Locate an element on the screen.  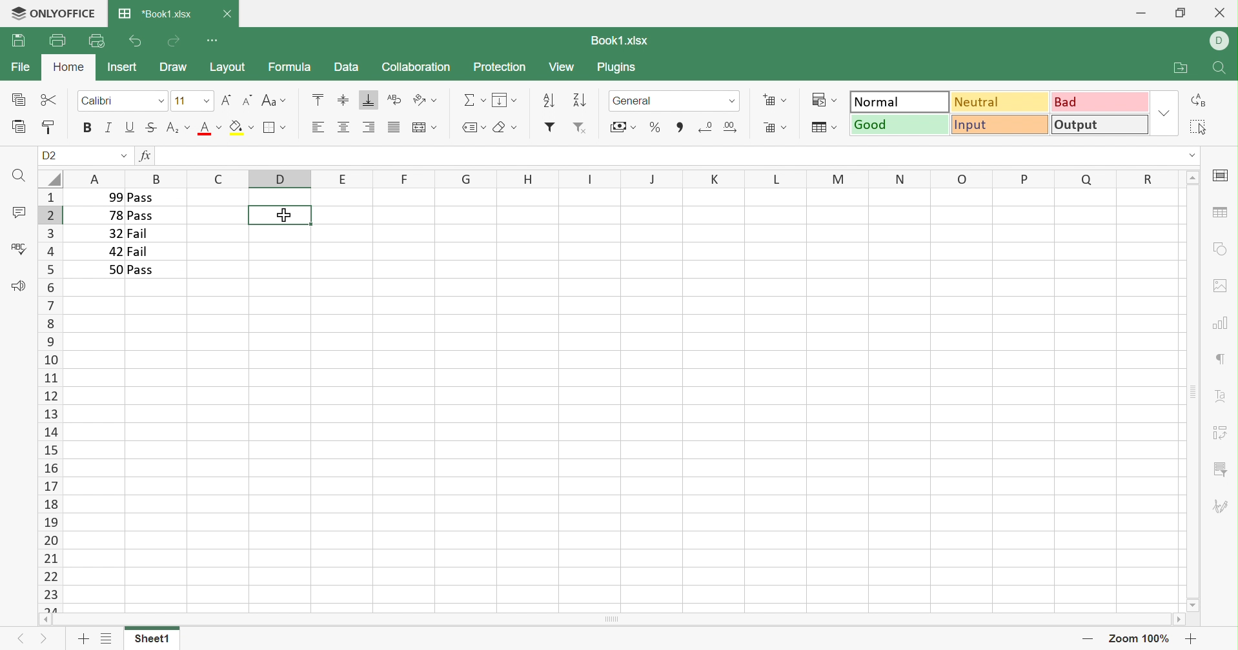
Align left is located at coordinates (316, 128).